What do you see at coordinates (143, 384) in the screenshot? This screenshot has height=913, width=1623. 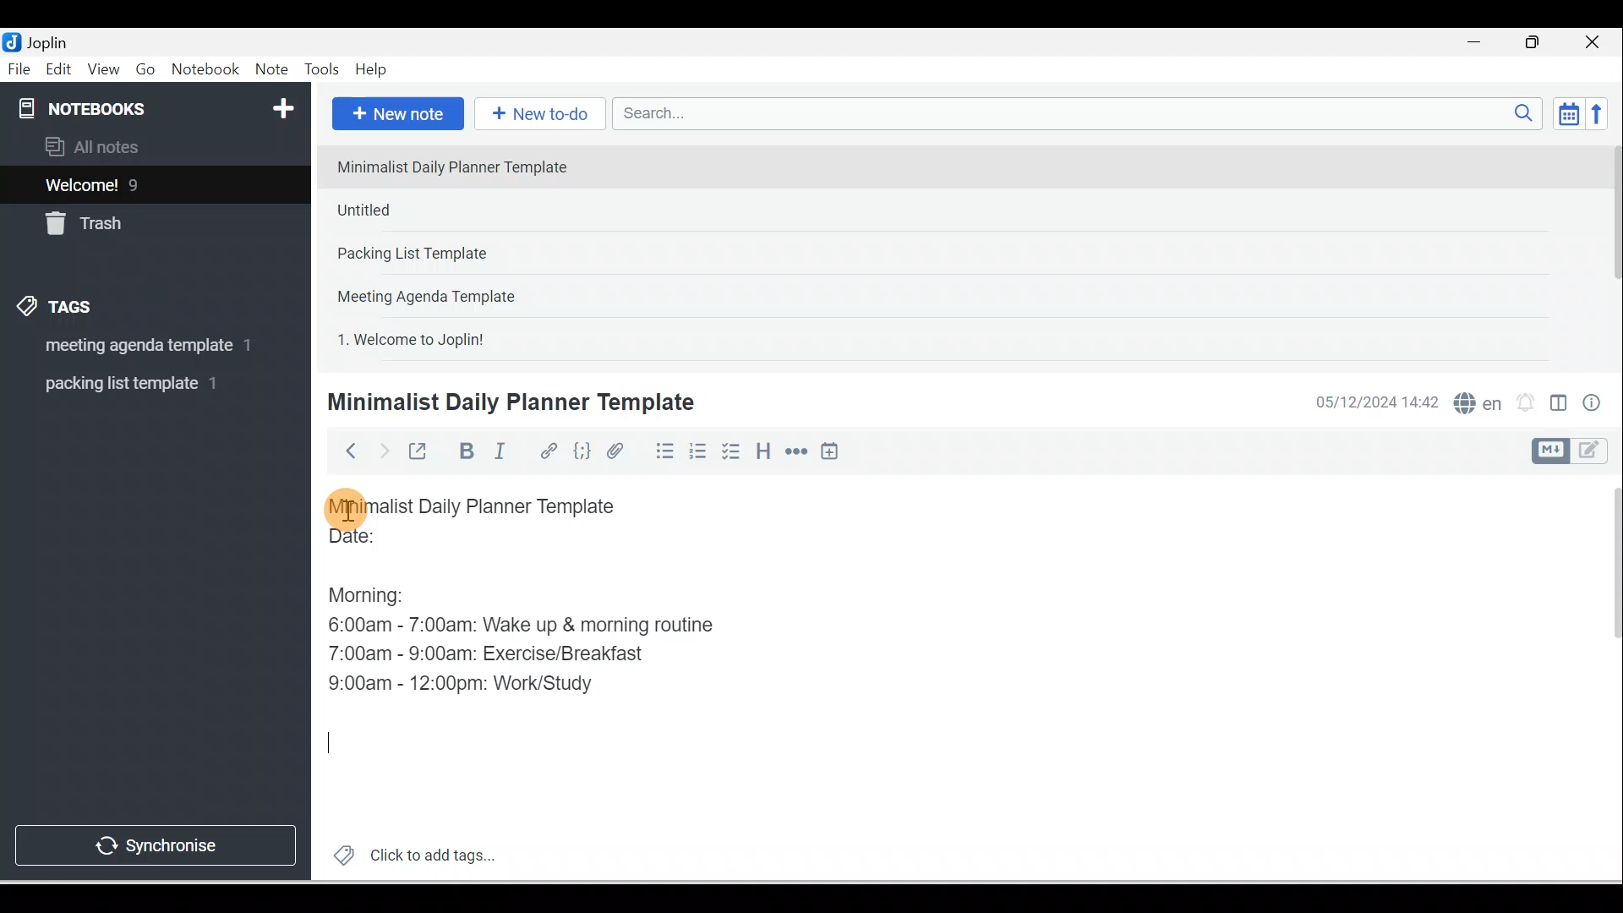 I see `Tag 2` at bounding box center [143, 384].